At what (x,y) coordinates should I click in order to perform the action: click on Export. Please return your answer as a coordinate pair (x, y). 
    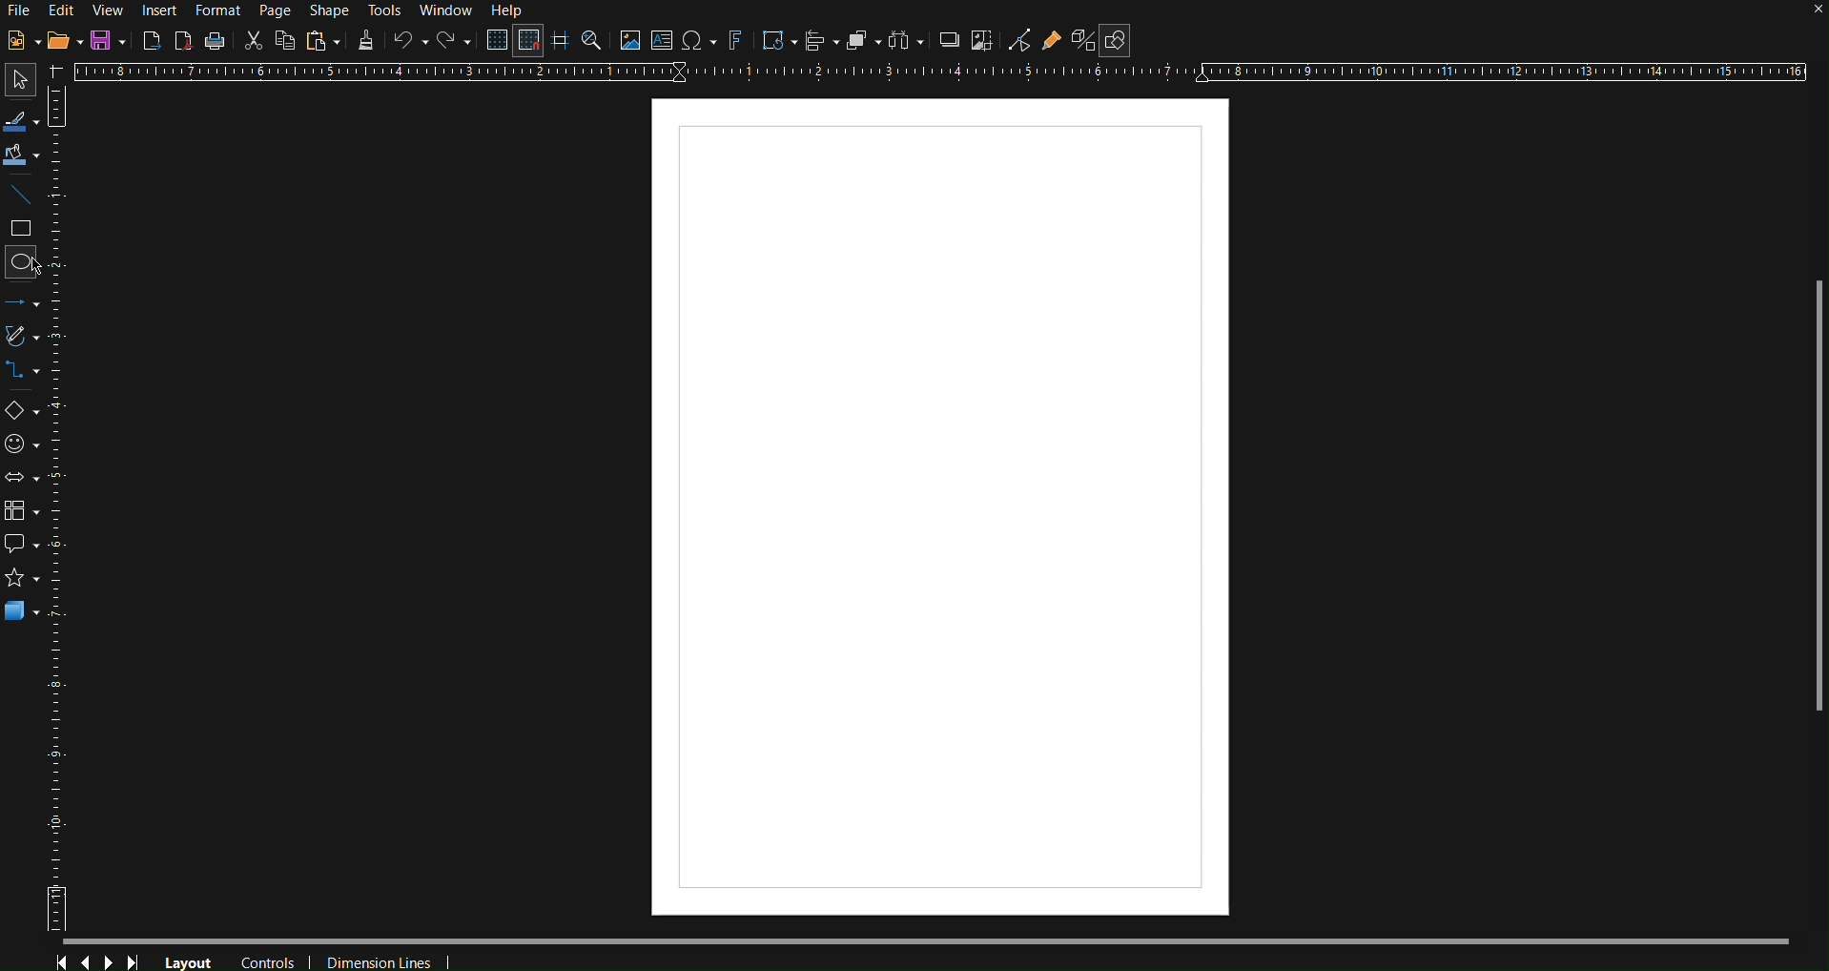
    Looking at the image, I should click on (153, 39).